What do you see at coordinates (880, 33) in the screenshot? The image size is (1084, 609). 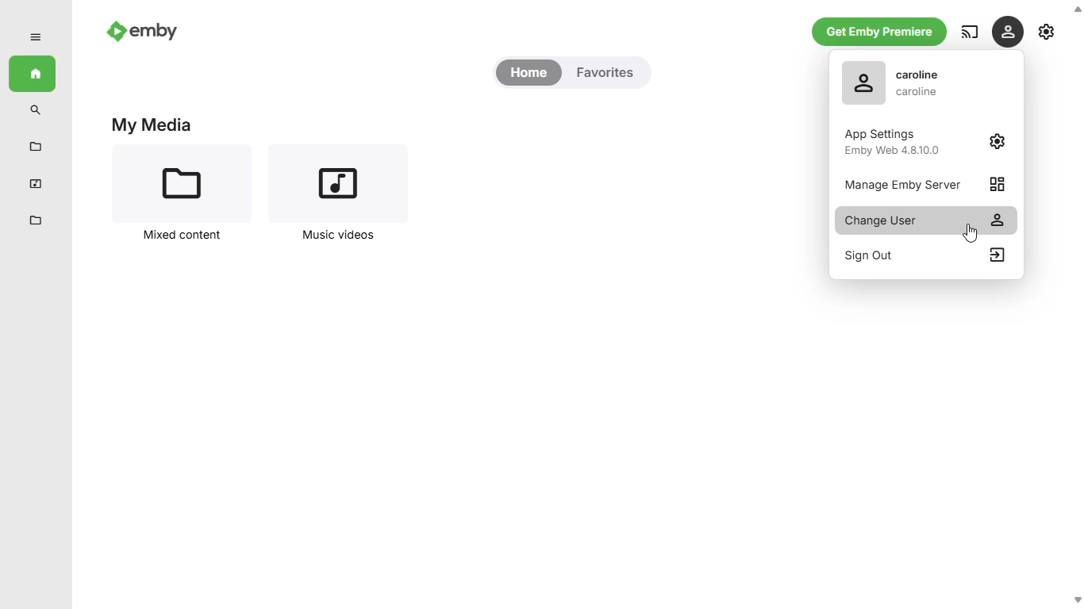 I see `get emby premiere` at bounding box center [880, 33].